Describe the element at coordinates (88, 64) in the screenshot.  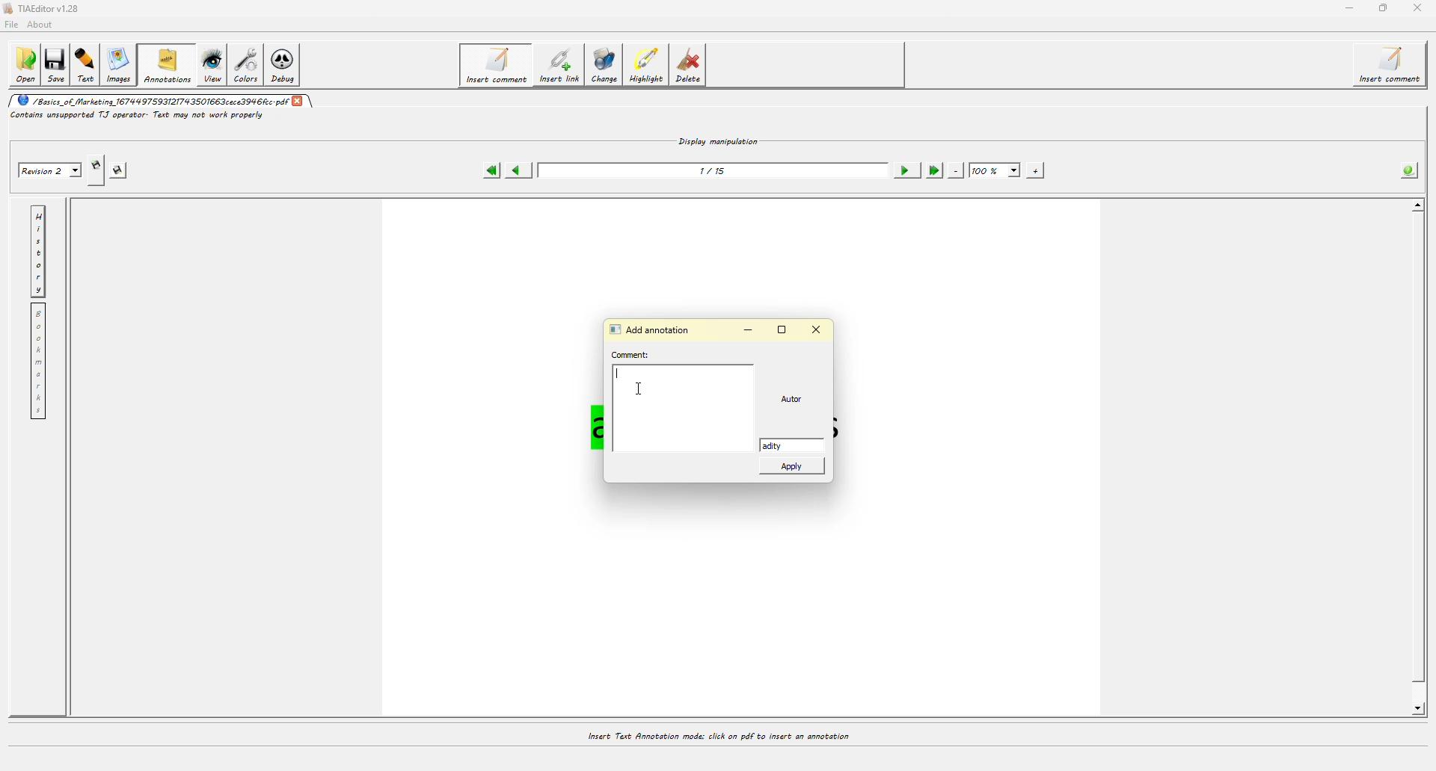
I see `text` at that location.